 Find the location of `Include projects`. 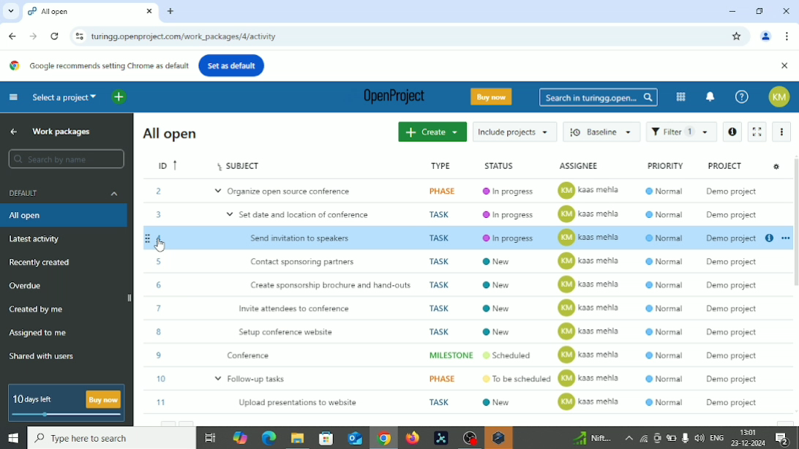

Include projects is located at coordinates (514, 132).